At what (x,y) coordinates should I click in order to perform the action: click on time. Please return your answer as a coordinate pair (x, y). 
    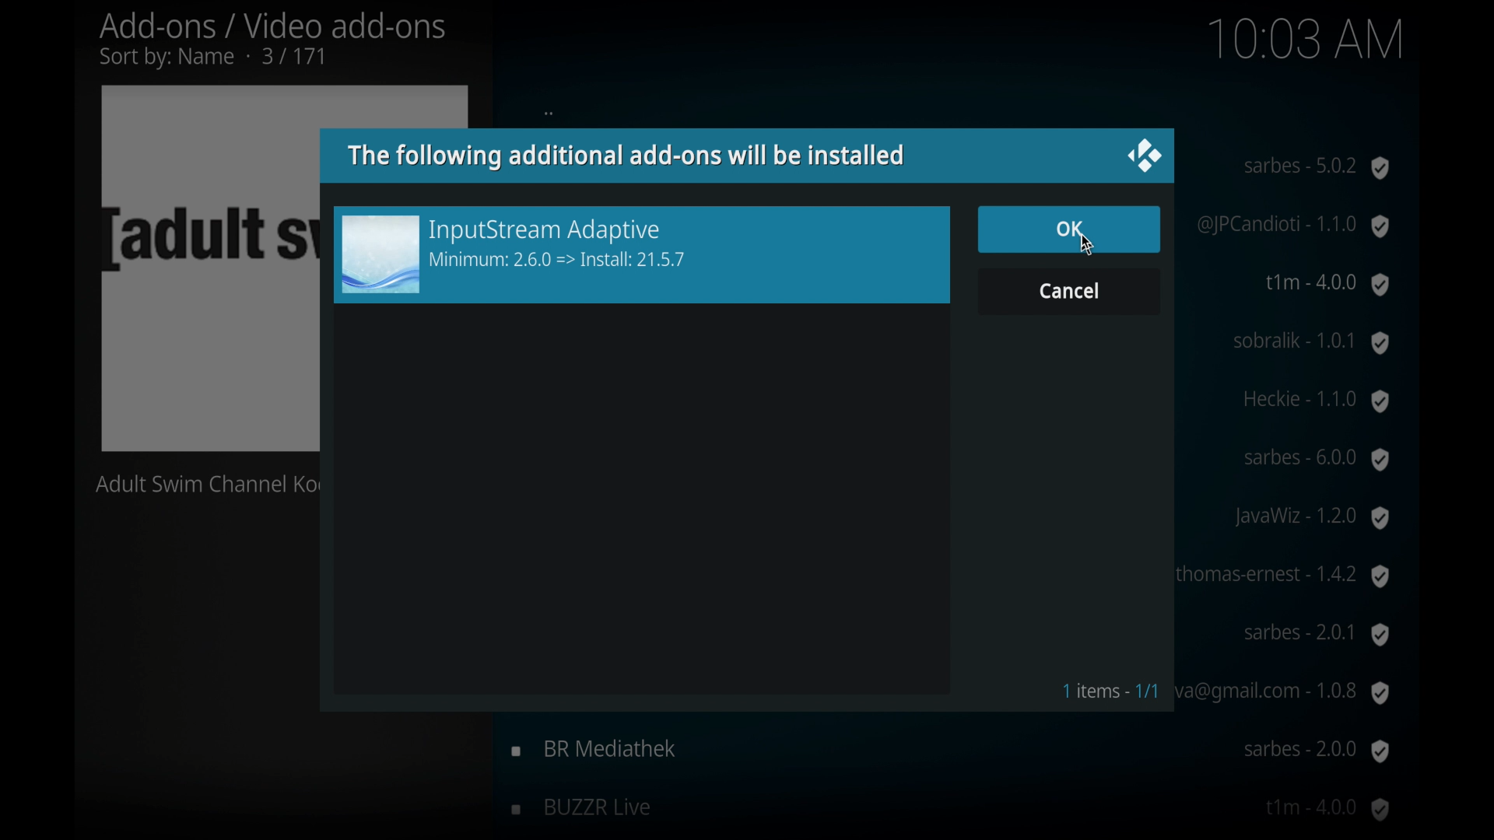
    Looking at the image, I should click on (1315, 40).